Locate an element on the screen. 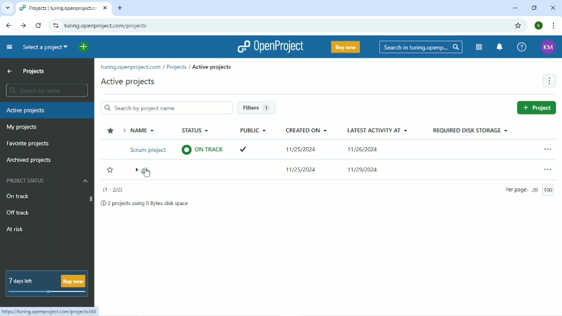 The image size is (562, 316). Active projects is located at coordinates (129, 83).